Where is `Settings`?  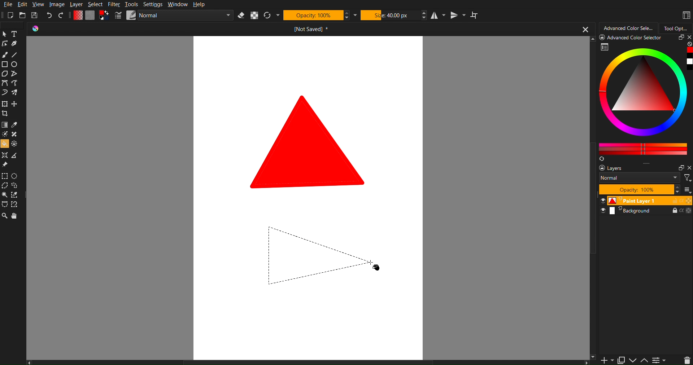
Settings is located at coordinates (153, 5).